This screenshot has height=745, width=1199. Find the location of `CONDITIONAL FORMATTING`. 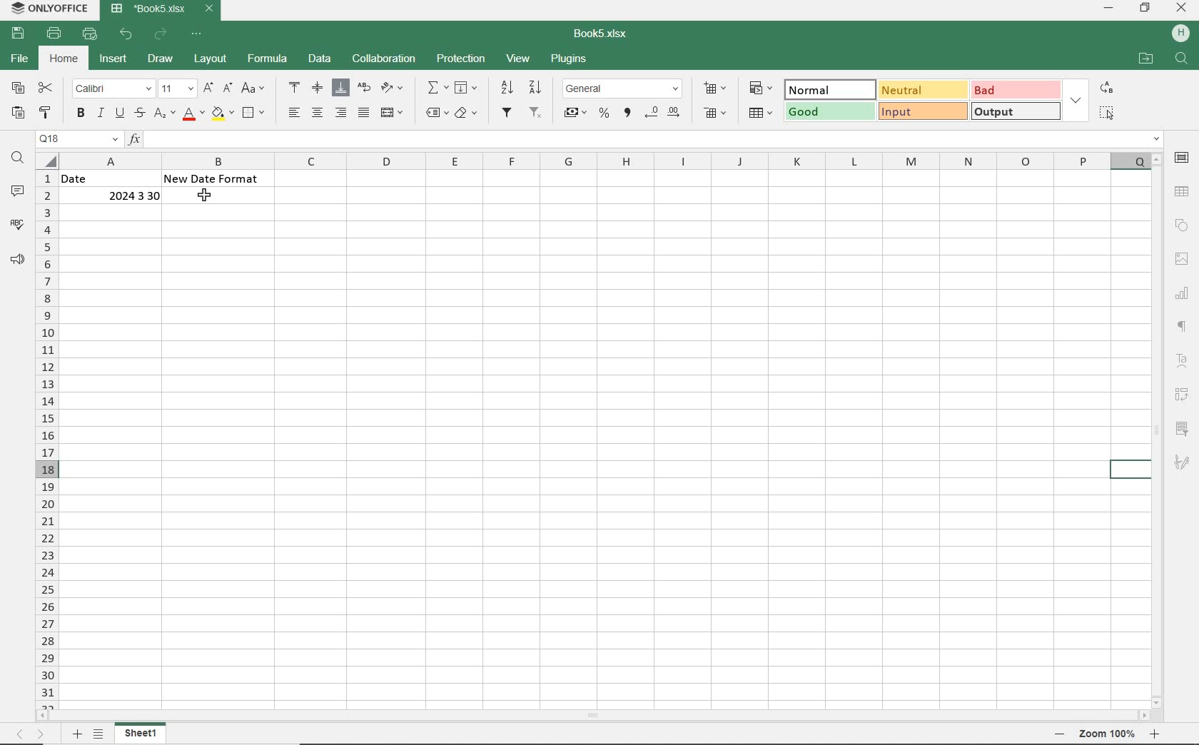

CONDITIONAL FORMATTING is located at coordinates (759, 88).